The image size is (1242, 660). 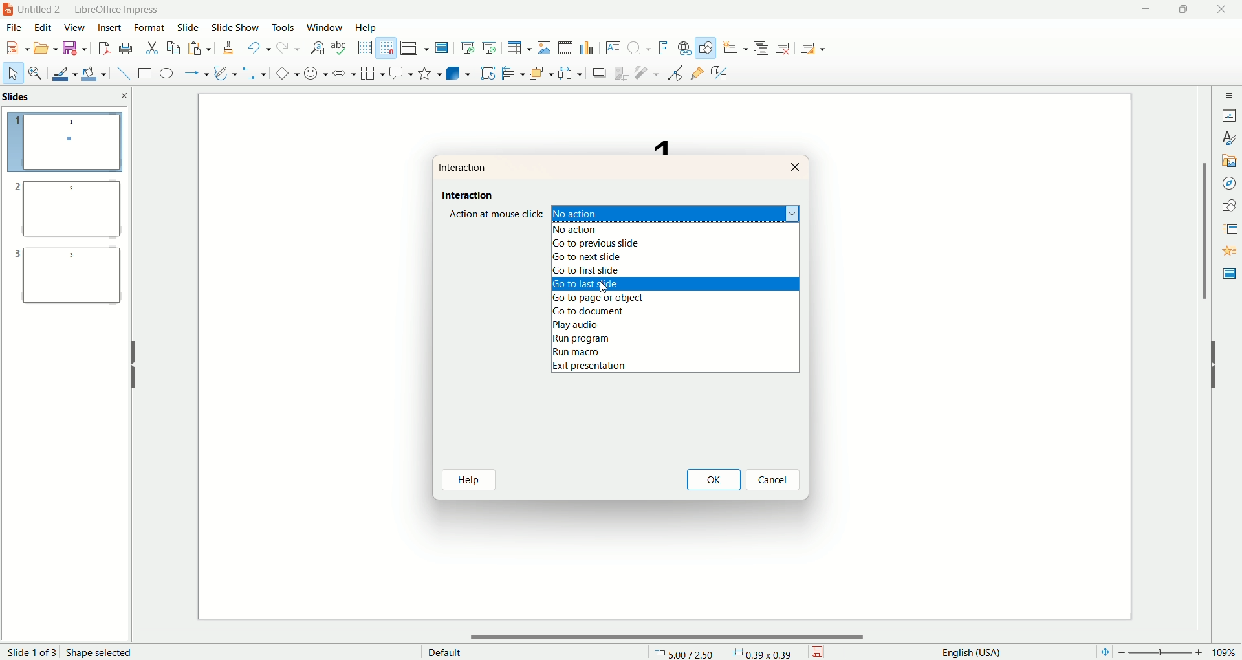 I want to click on draw function, so click(x=706, y=48).